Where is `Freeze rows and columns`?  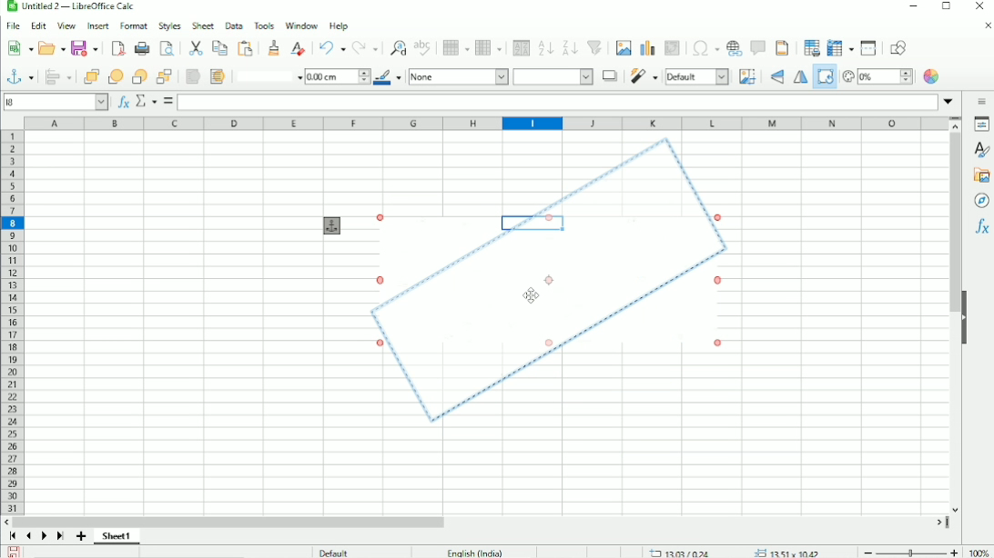 Freeze rows and columns is located at coordinates (840, 48).